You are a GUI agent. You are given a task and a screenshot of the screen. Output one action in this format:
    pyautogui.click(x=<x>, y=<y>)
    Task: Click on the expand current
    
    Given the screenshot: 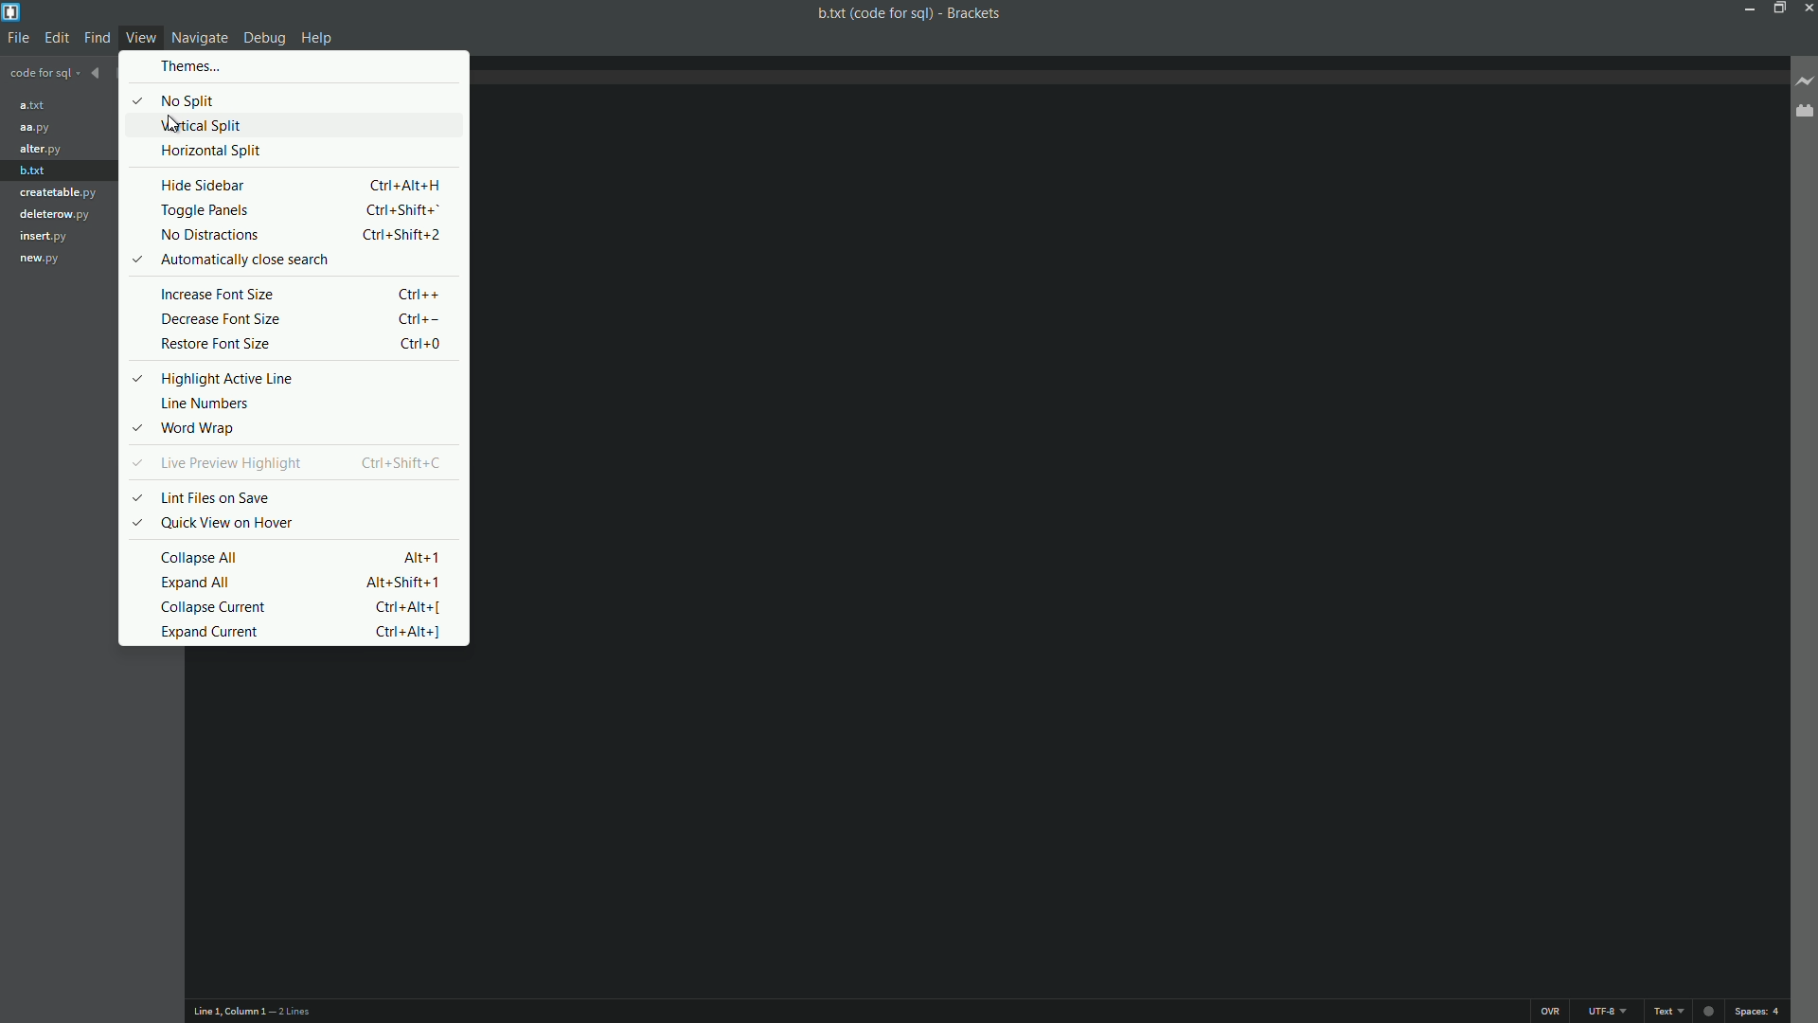 What is the action you would take?
    pyautogui.click(x=302, y=632)
    